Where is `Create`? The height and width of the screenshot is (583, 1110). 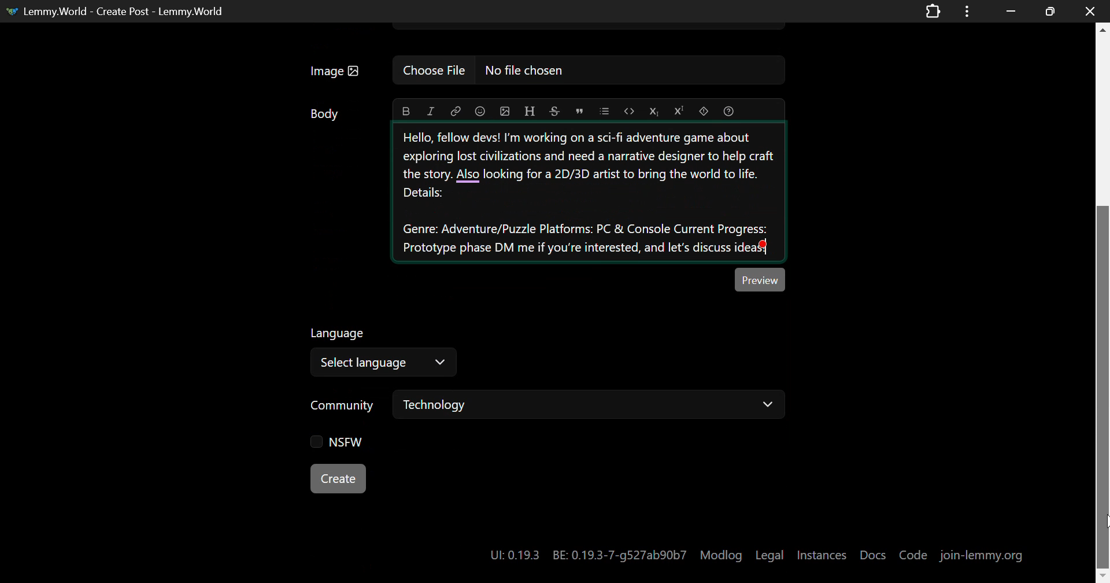 Create is located at coordinates (338, 478).